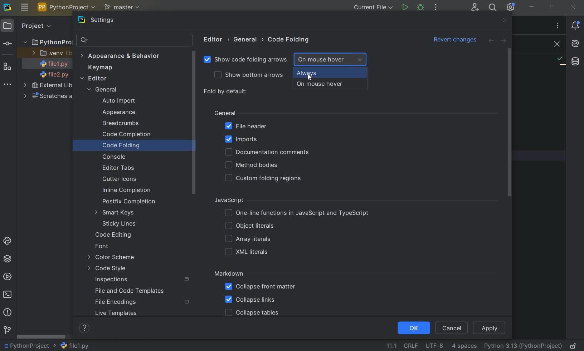  I want to click on SCROLLBAR, so click(512, 123).